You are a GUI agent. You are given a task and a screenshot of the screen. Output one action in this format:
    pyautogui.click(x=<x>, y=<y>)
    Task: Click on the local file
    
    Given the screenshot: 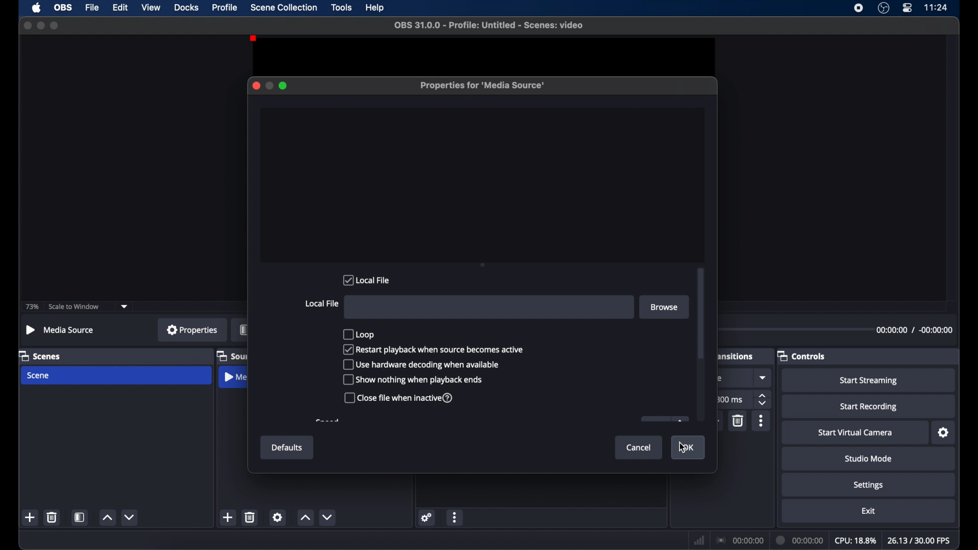 What is the action you would take?
    pyautogui.click(x=321, y=304)
    